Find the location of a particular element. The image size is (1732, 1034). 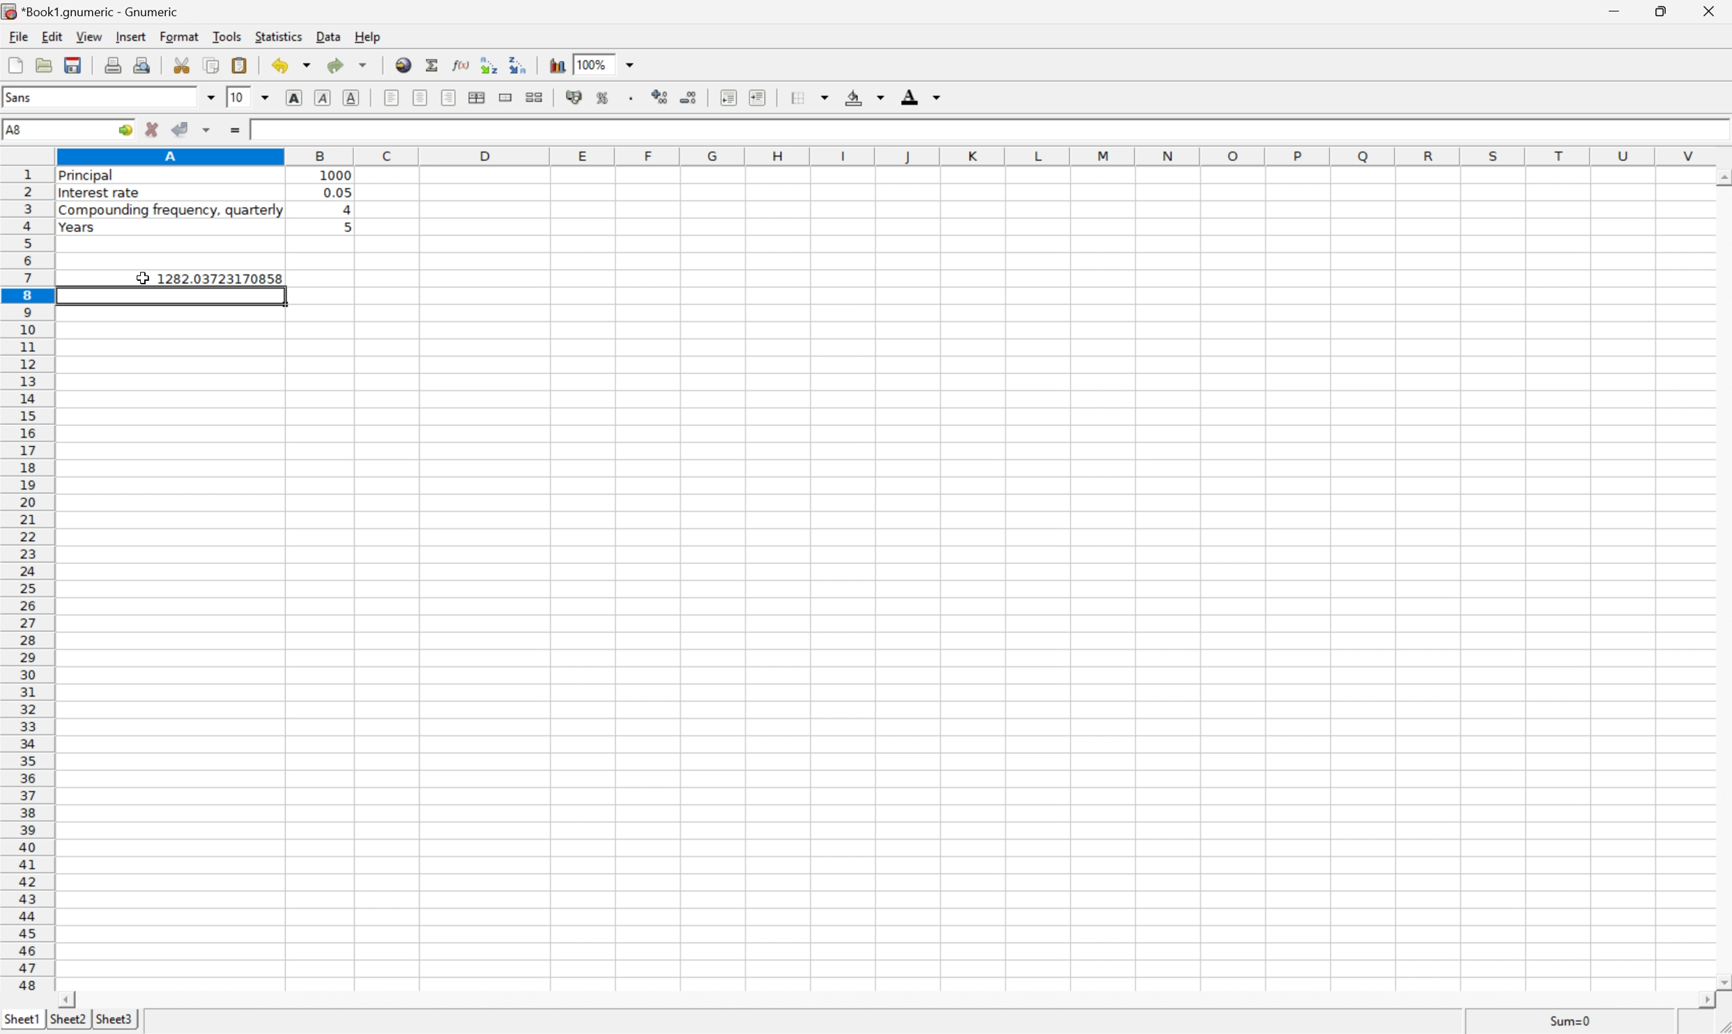

Align right is located at coordinates (448, 97).